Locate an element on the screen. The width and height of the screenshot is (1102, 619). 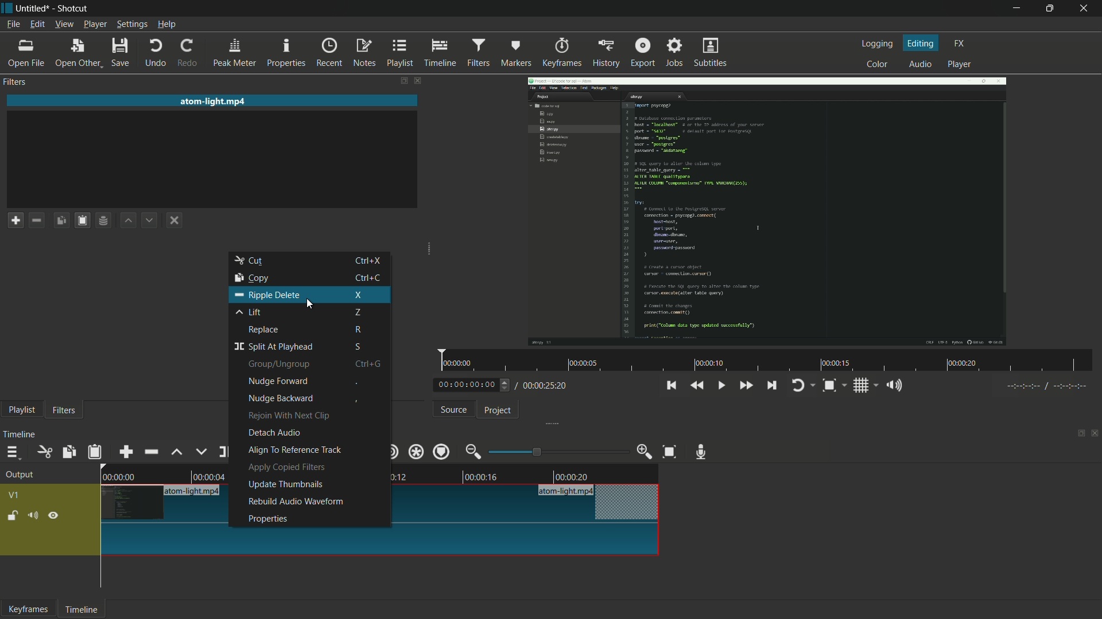
Close is located at coordinates (1085, 9).